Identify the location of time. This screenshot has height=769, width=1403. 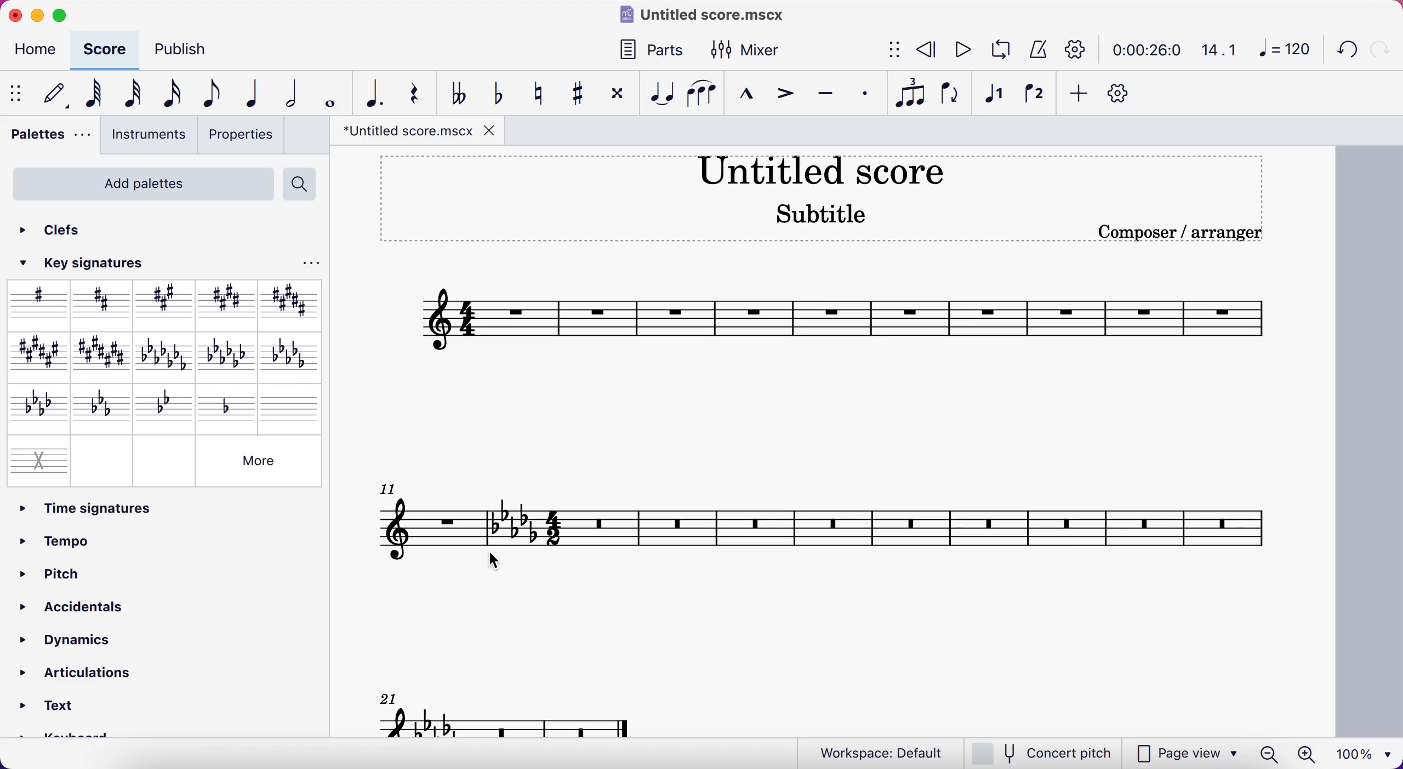
(1143, 50).